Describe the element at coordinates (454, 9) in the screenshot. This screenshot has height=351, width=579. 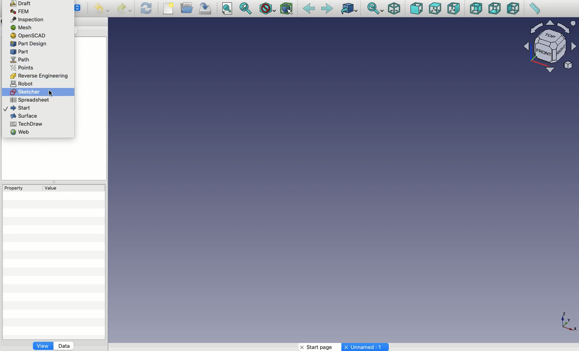
I see `Right` at that location.